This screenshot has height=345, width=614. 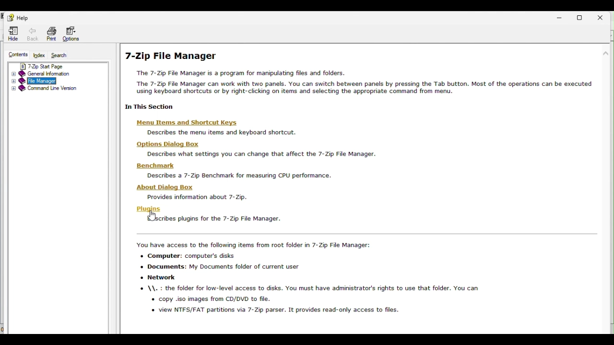 I want to click on print, so click(x=50, y=34).